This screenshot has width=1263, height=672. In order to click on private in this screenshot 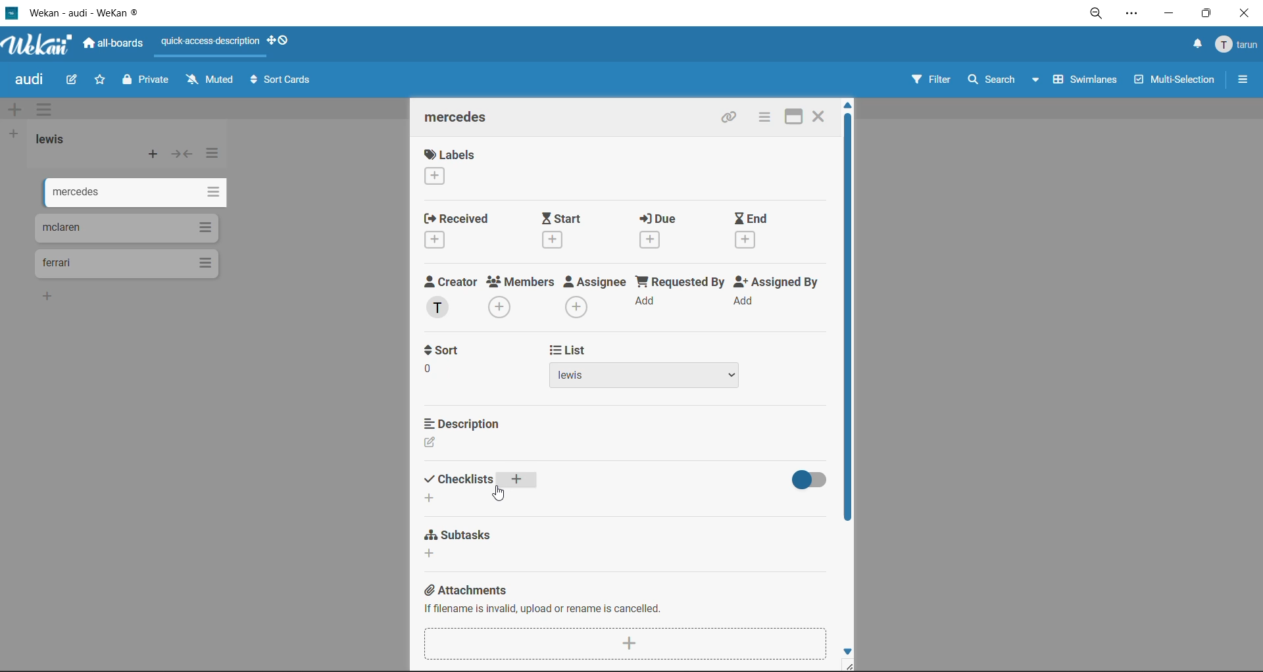, I will do `click(147, 82)`.